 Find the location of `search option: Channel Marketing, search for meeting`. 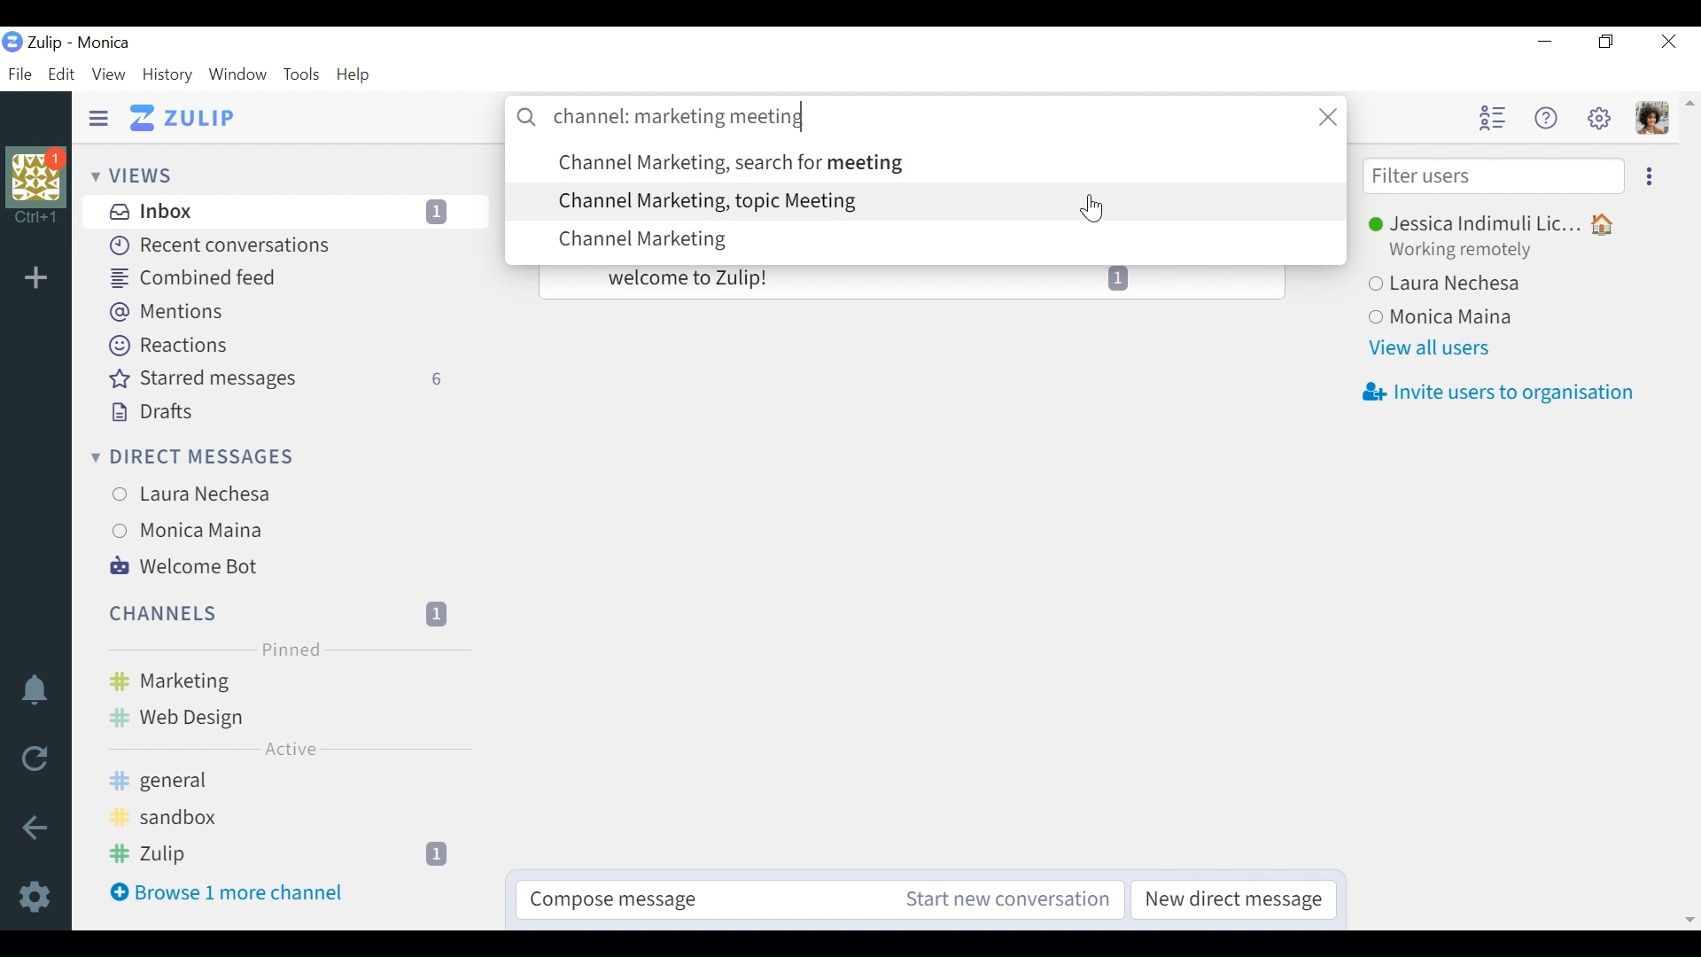

search option: Channel Marketing, search for meeting is located at coordinates (917, 163).